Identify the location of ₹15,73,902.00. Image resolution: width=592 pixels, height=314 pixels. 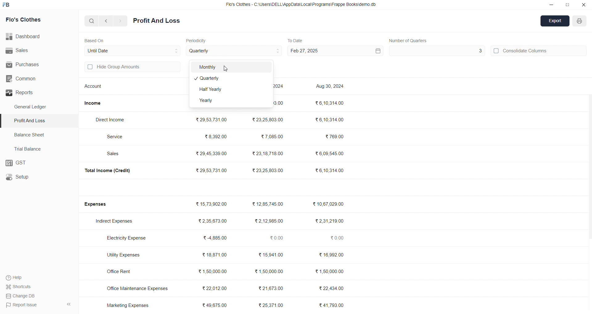
(212, 204).